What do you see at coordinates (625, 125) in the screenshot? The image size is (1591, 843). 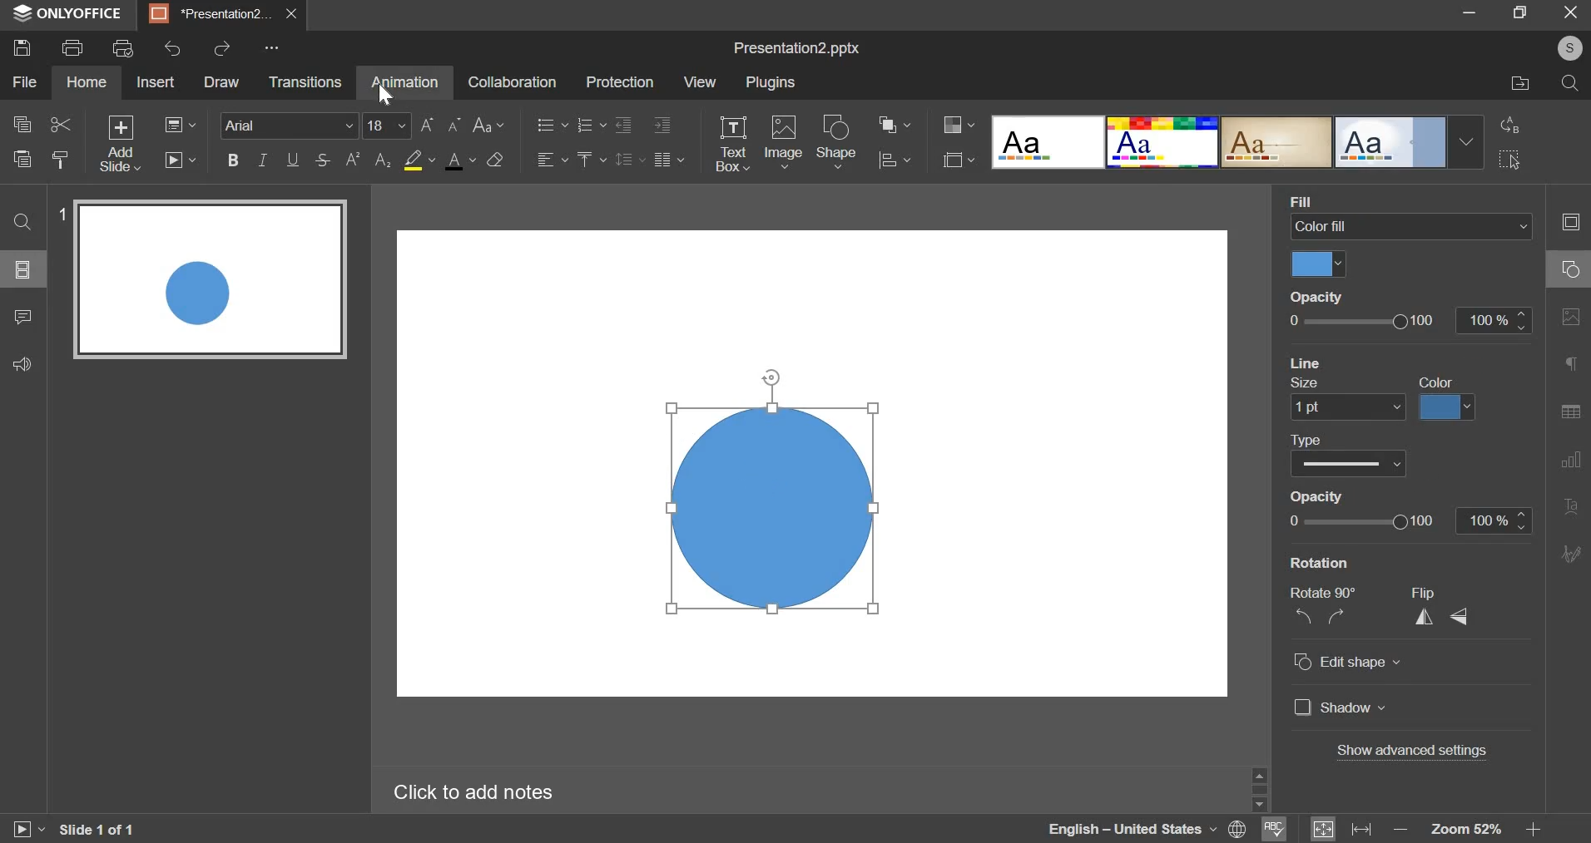 I see `decrease indent` at bounding box center [625, 125].